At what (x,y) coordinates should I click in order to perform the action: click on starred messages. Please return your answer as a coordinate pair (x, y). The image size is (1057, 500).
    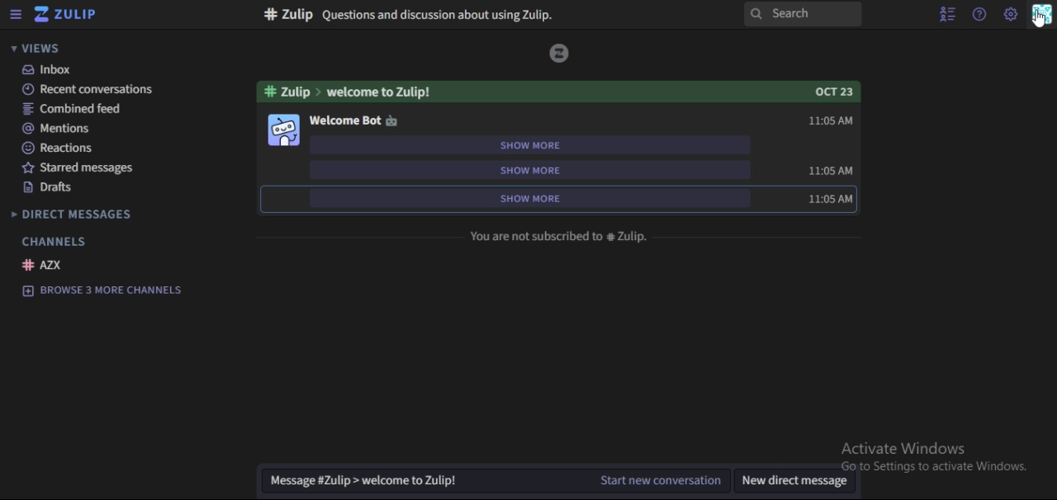
    Looking at the image, I should click on (83, 168).